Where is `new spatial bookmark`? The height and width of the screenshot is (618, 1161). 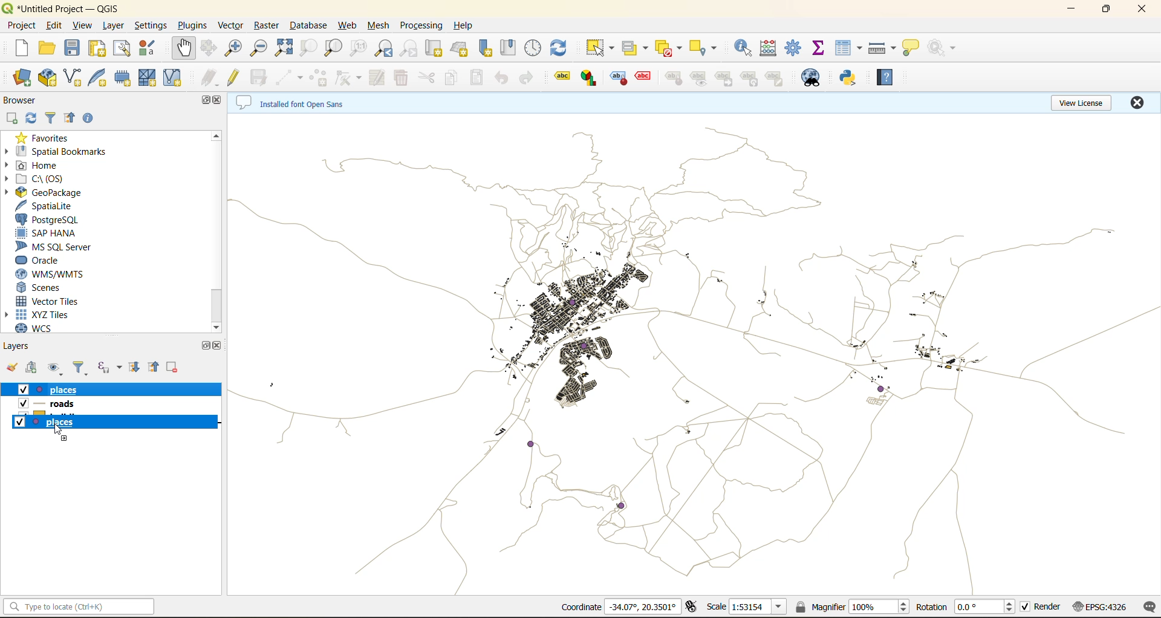 new spatial bookmark is located at coordinates (489, 47).